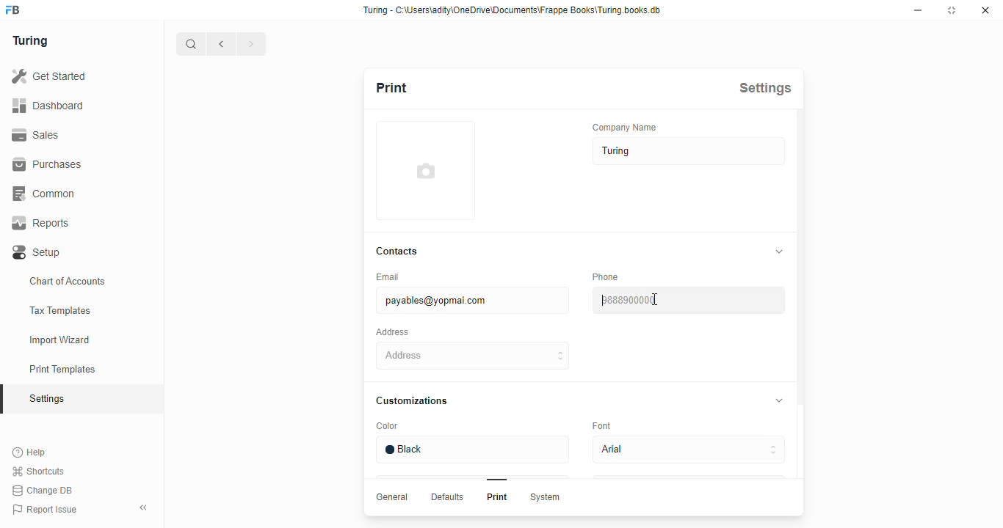 Image resolution: width=1003 pixels, height=528 pixels. Describe the element at coordinates (18, 11) in the screenshot. I see `frappe books logo` at that location.